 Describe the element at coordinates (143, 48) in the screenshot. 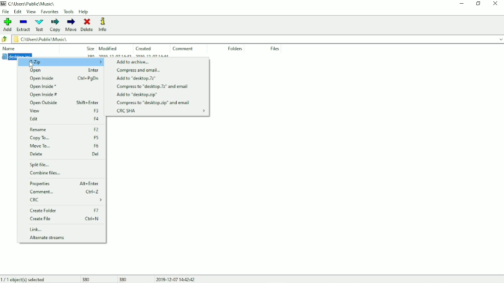

I see `Created` at that location.